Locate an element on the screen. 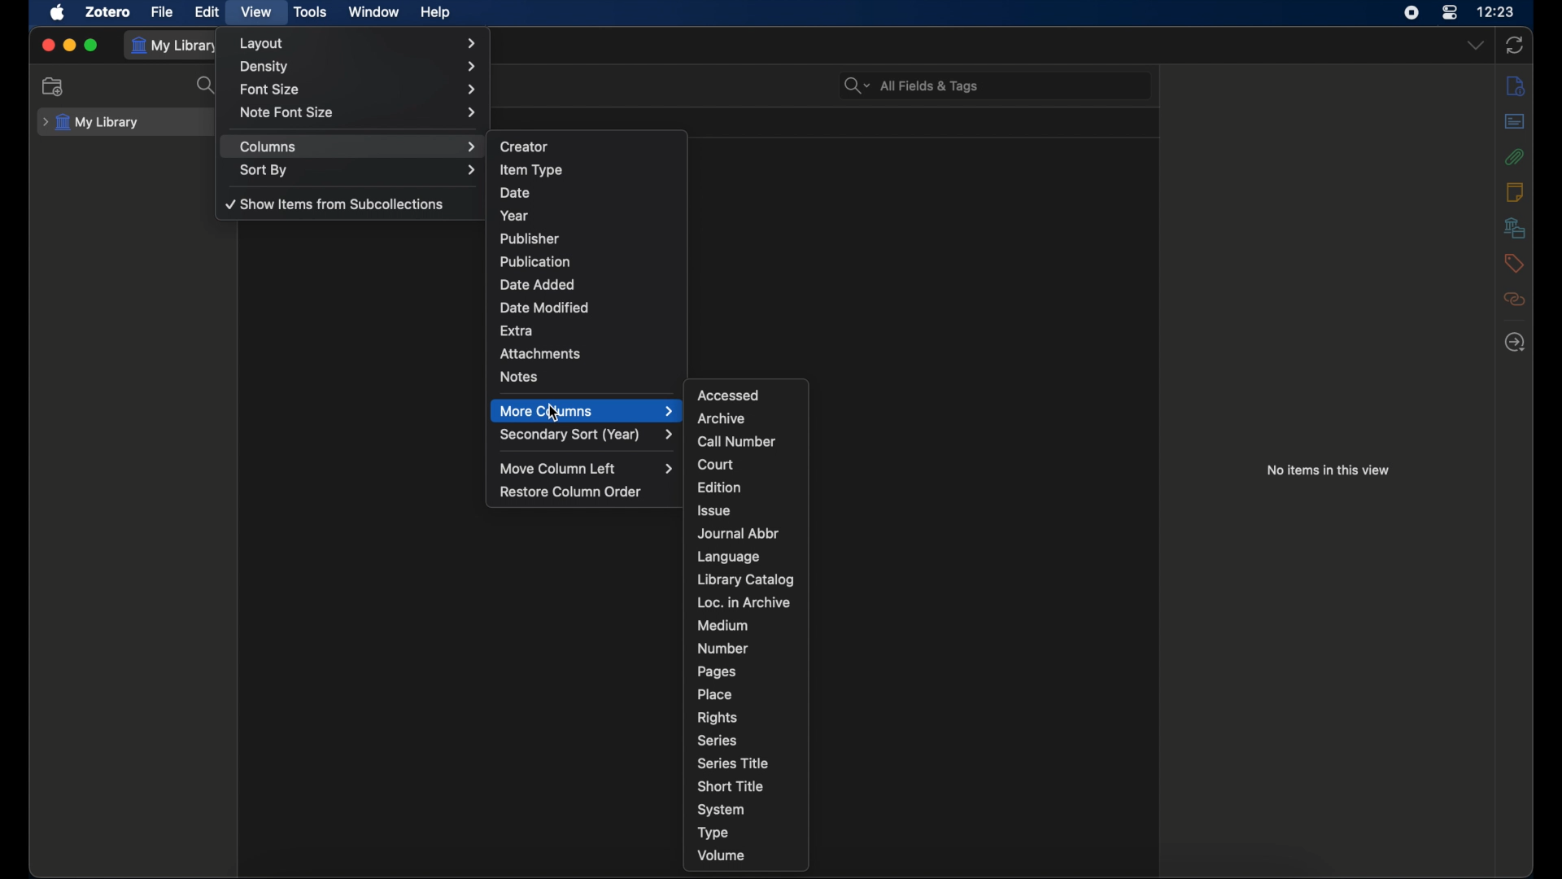 The image size is (1562, 879). volume is located at coordinates (722, 855).